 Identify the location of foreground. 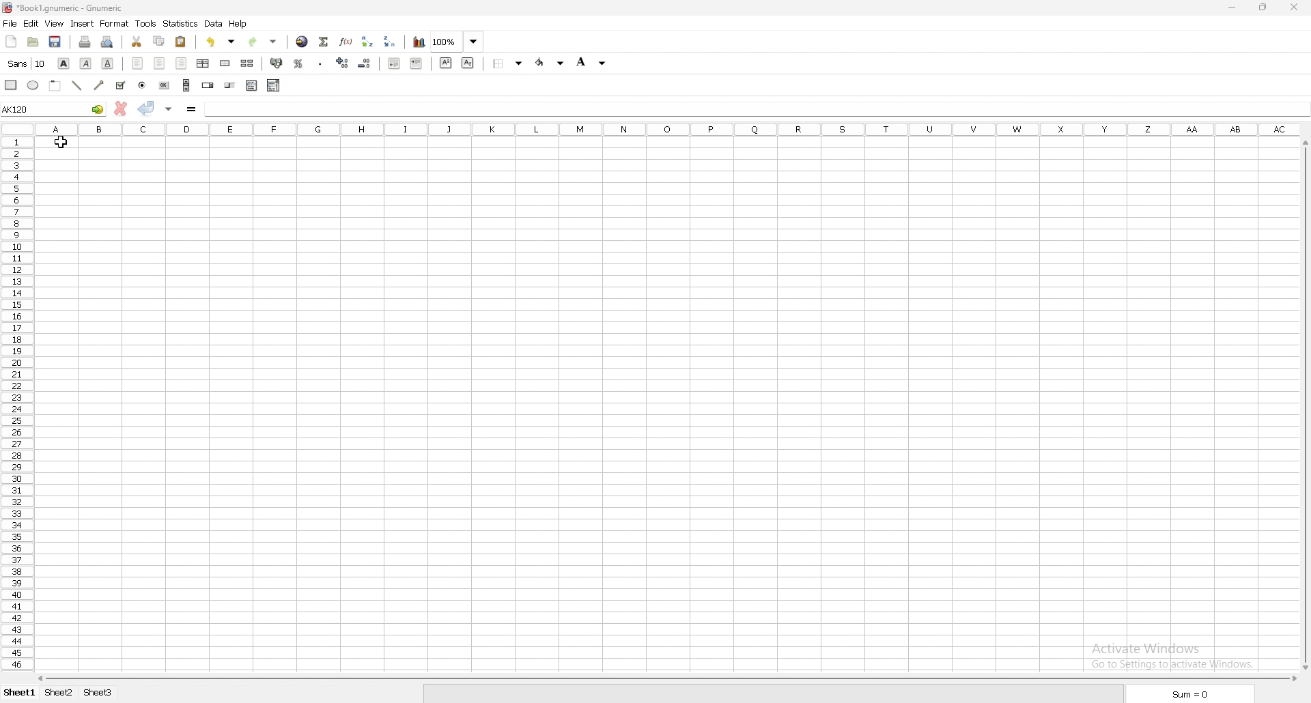
(551, 62).